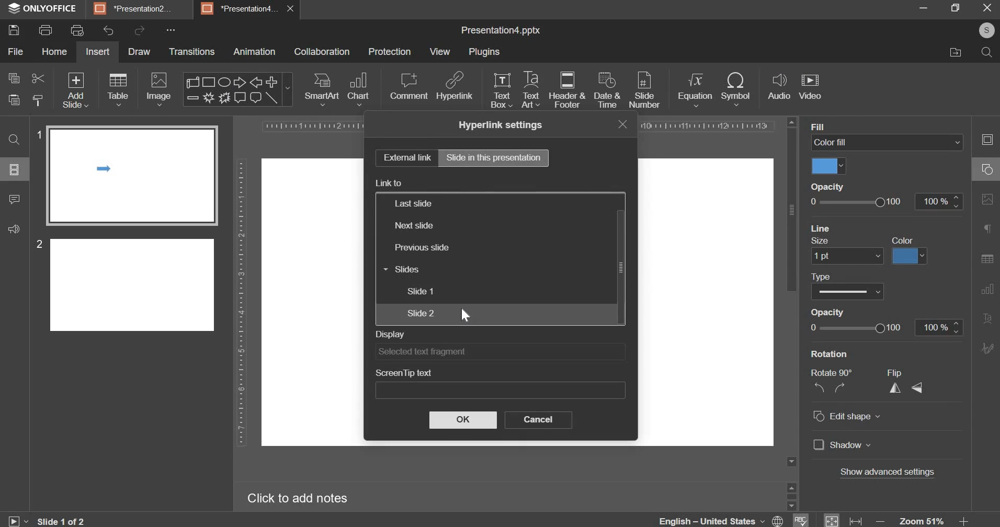  Describe the element at coordinates (109, 31) in the screenshot. I see `undo` at that location.